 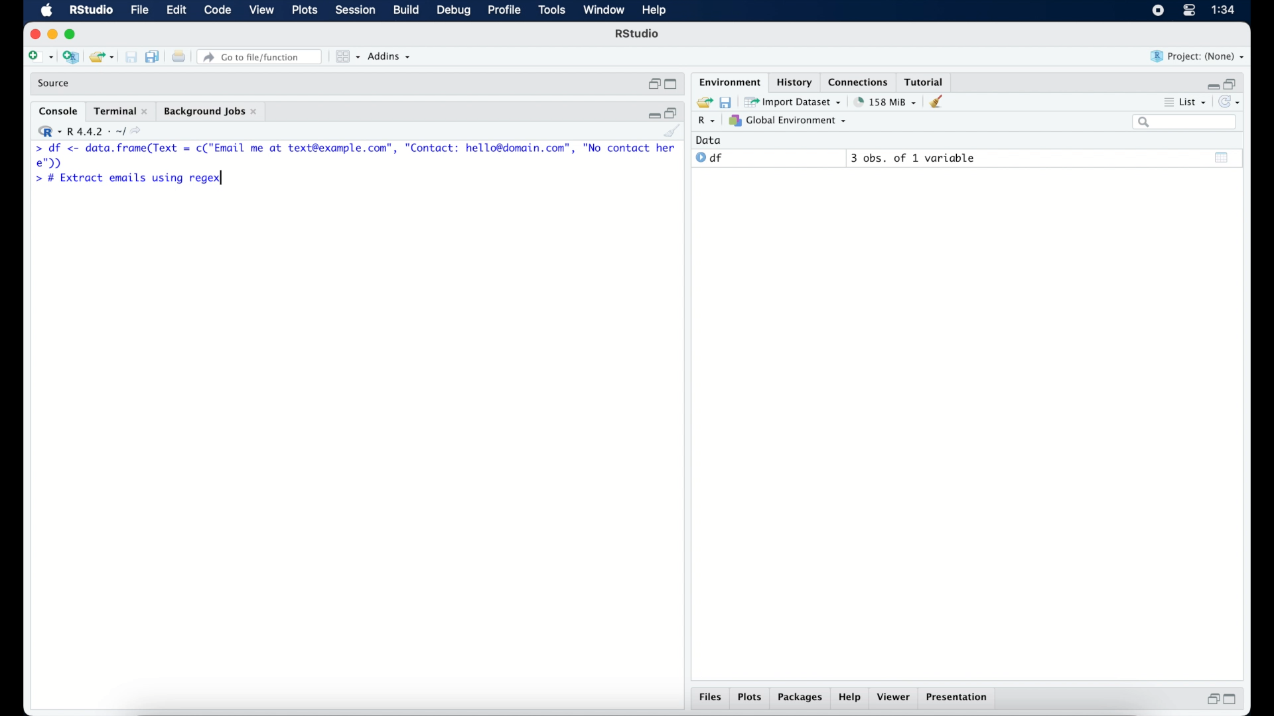 What do you see at coordinates (673, 132) in the screenshot?
I see `clear console` at bounding box center [673, 132].